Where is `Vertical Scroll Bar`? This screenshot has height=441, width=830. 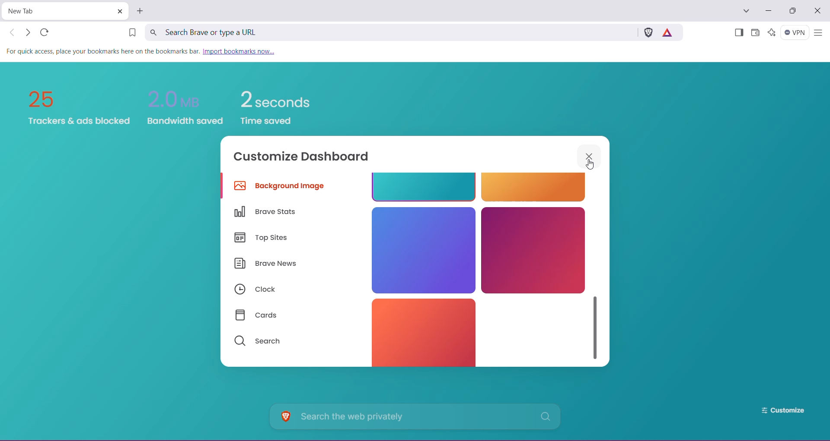 Vertical Scroll Bar is located at coordinates (596, 325).